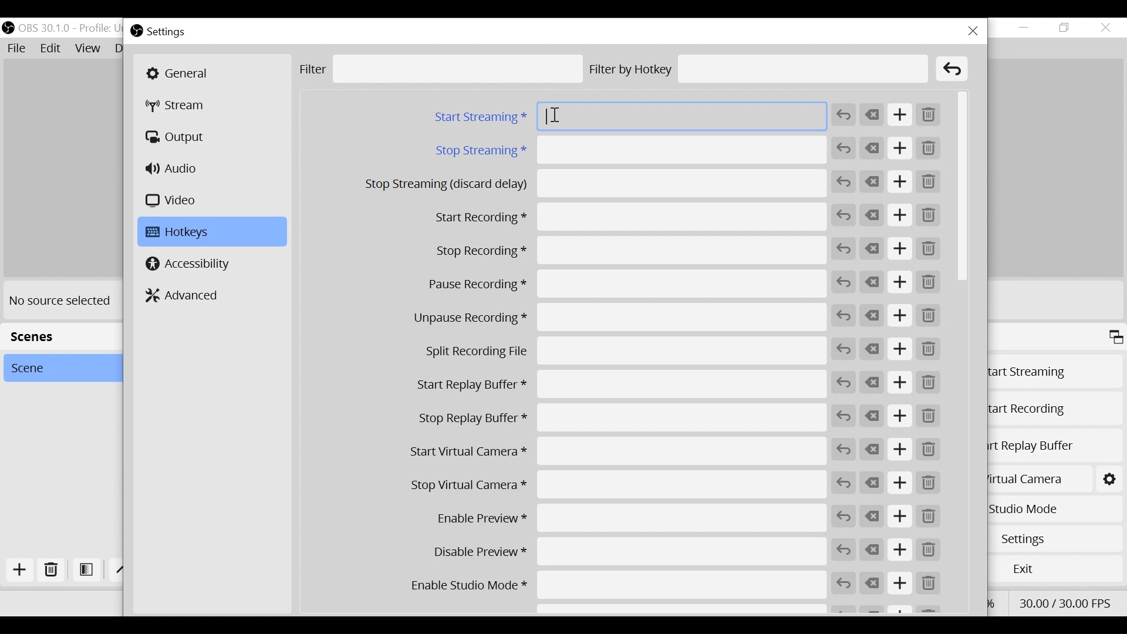 This screenshot has width=1127, height=634. I want to click on Remove, so click(928, 350).